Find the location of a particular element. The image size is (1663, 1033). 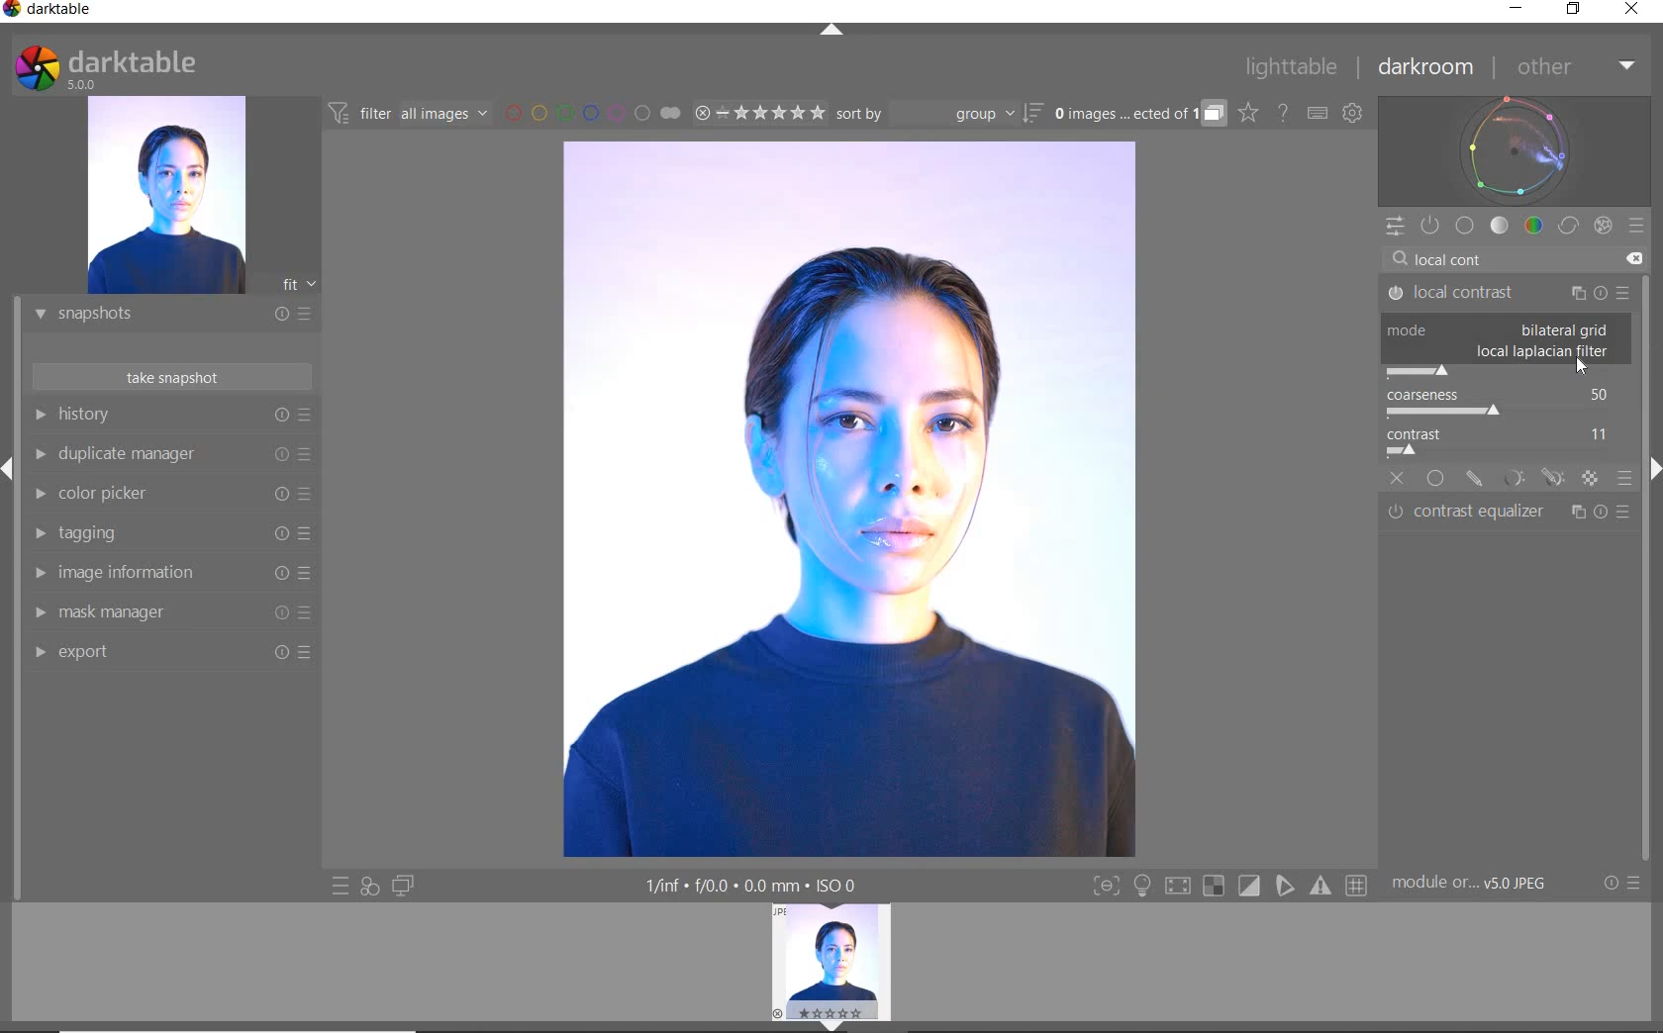

EXPAND/COLLAPSE is located at coordinates (838, 1024).